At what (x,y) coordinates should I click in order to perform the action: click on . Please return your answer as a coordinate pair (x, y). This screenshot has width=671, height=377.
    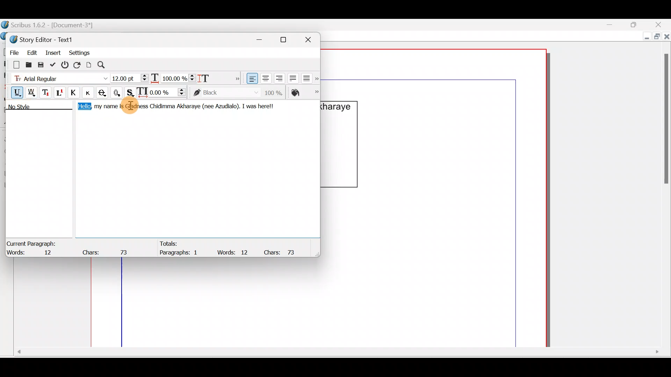
    Looking at the image, I should click on (91, 93).